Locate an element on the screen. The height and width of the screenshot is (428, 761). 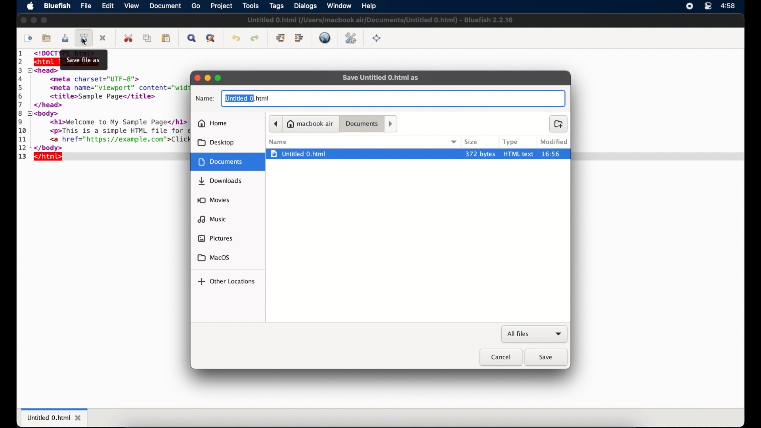
10 is located at coordinates (23, 131).